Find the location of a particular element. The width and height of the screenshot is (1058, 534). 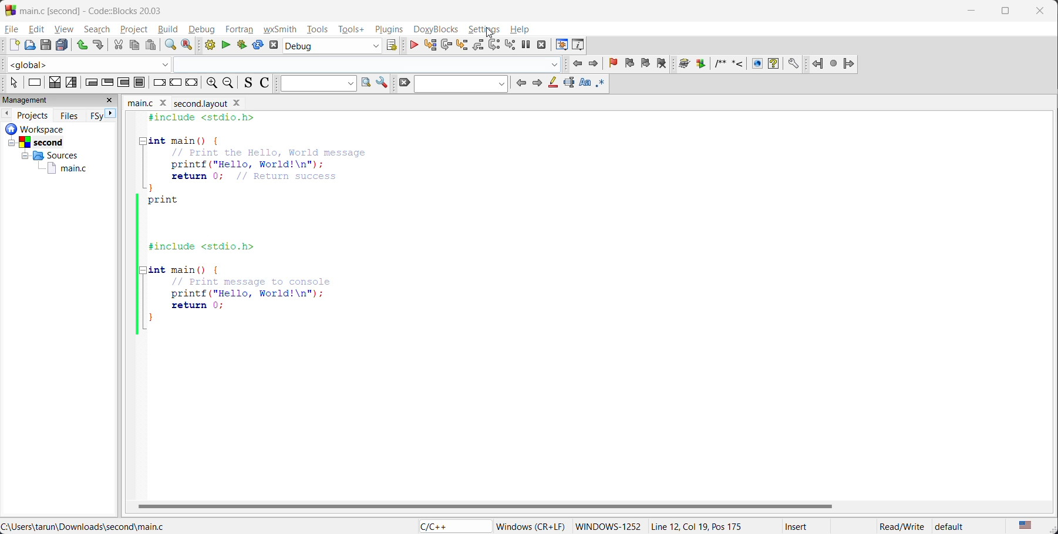

debugging windows is located at coordinates (561, 44).